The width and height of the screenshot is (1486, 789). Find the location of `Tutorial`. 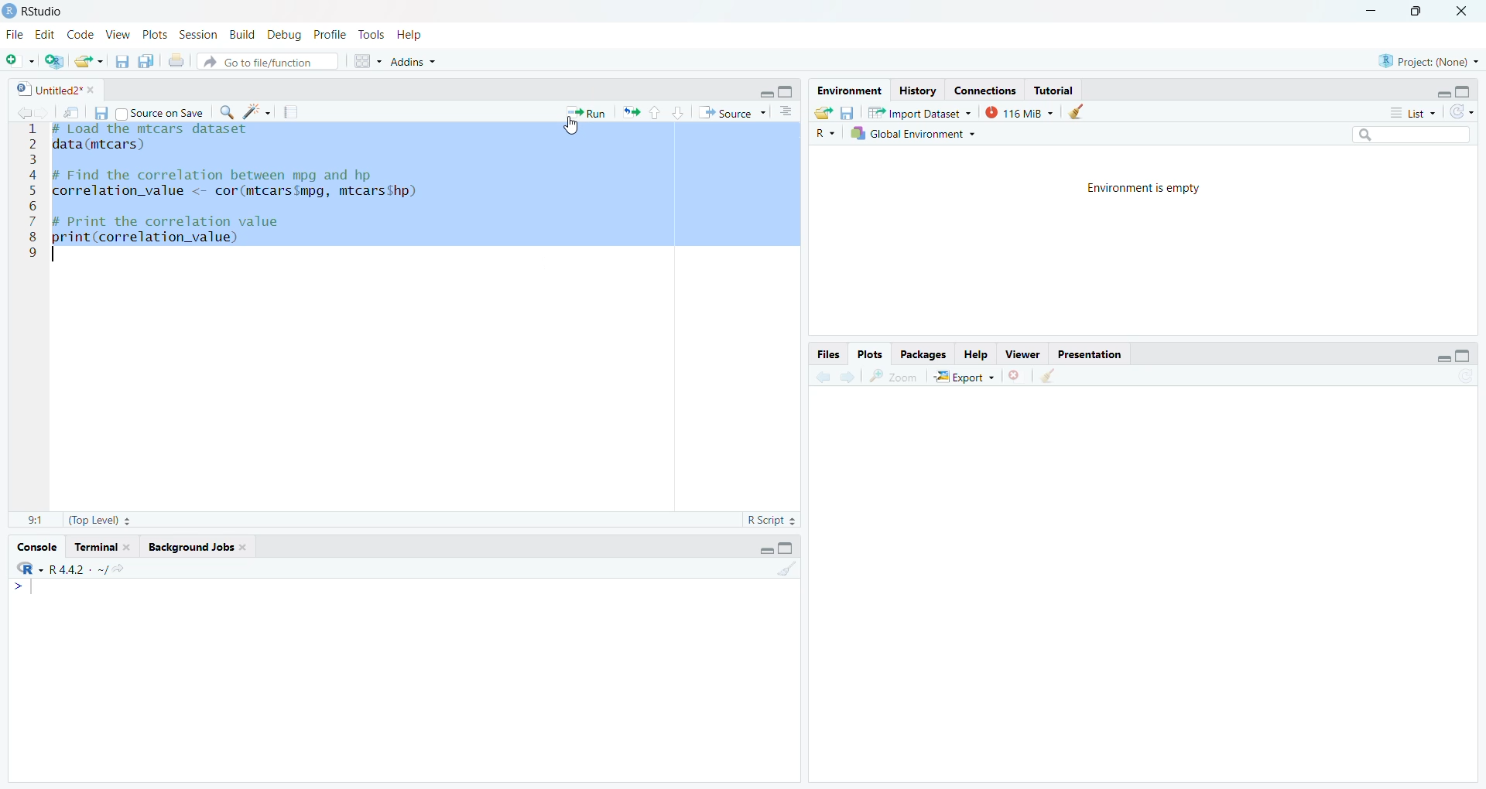

Tutorial is located at coordinates (1055, 91).